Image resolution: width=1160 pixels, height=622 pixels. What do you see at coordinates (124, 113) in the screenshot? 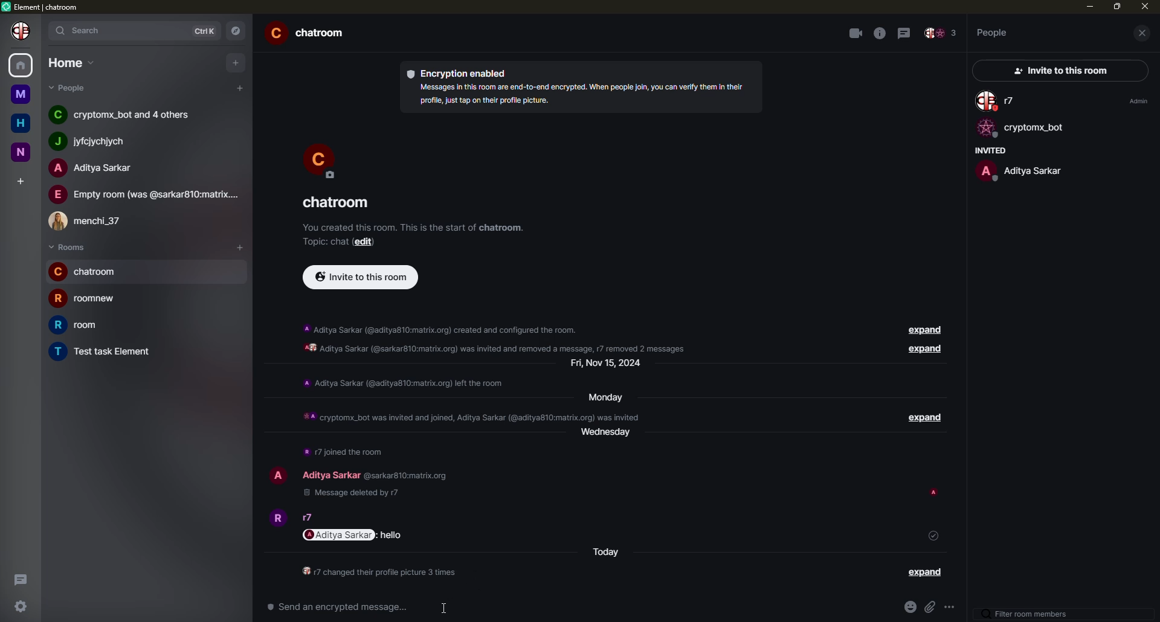
I see `people` at bounding box center [124, 113].